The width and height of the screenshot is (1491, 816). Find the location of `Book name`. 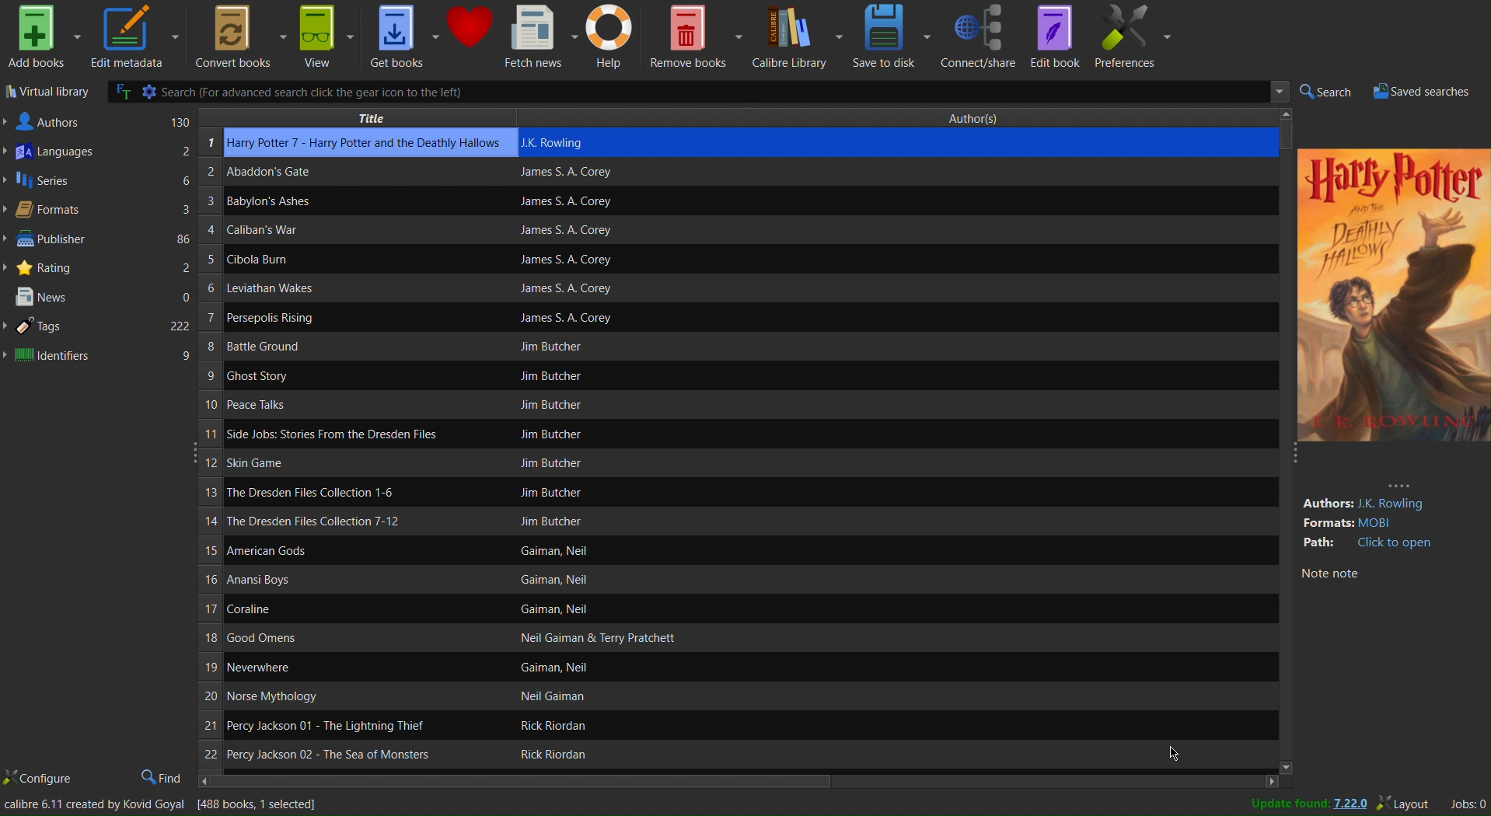

Book name is located at coordinates (353, 640).